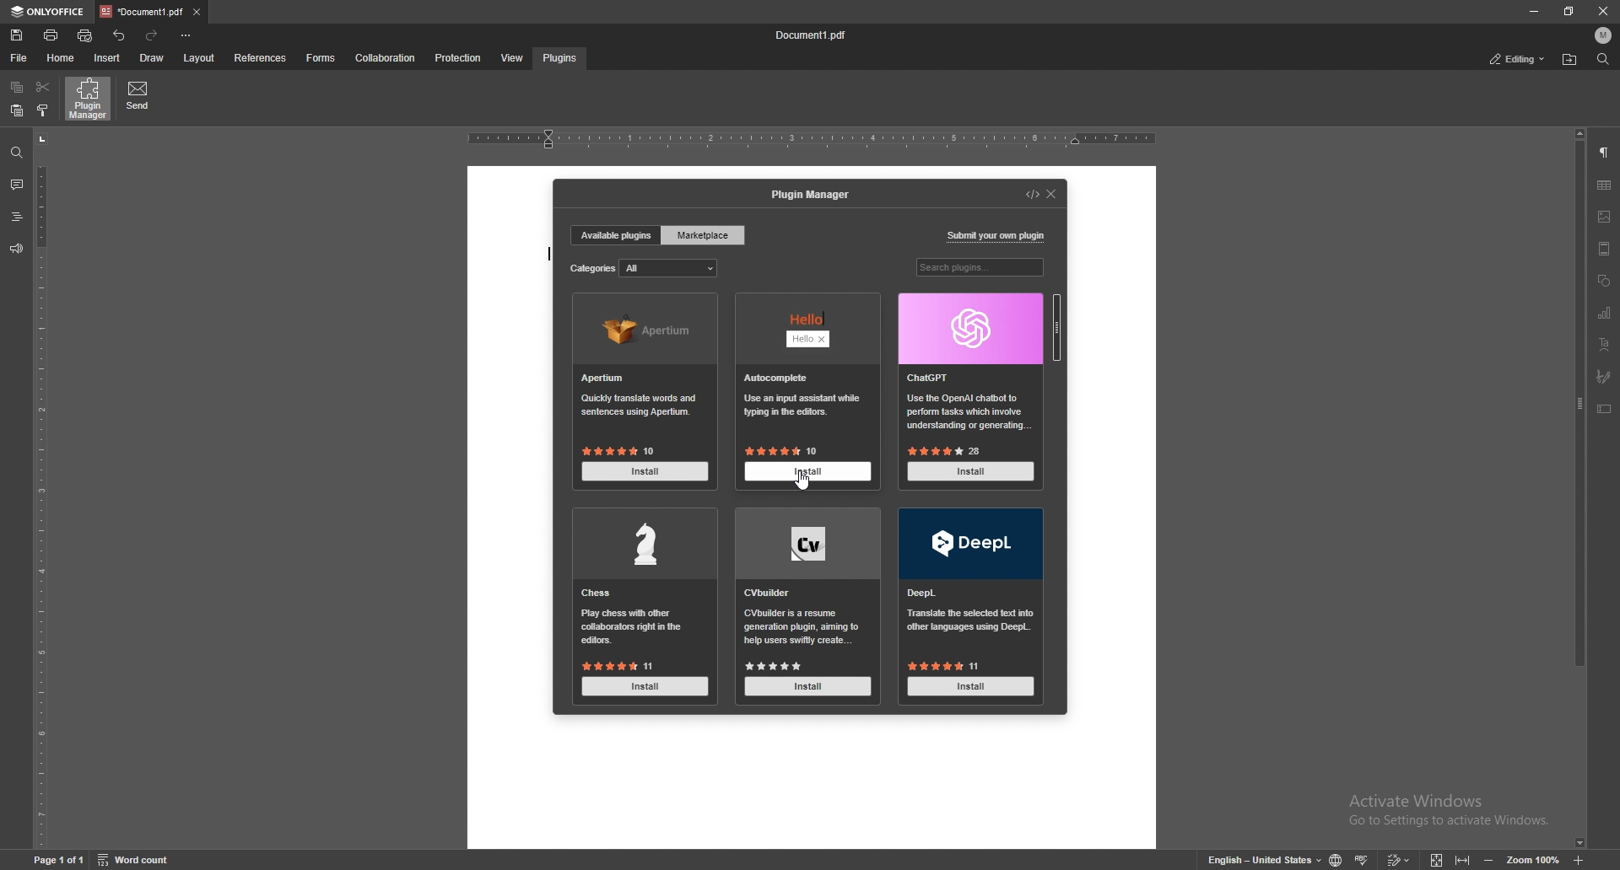  What do you see at coordinates (41, 490) in the screenshot?
I see `vertical scale` at bounding box center [41, 490].